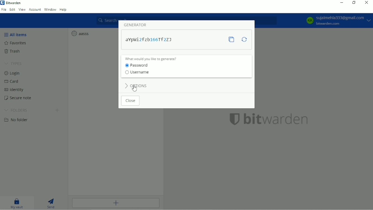 This screenshot has width=373, height=210. I want to click on Help, so click(63, 10).